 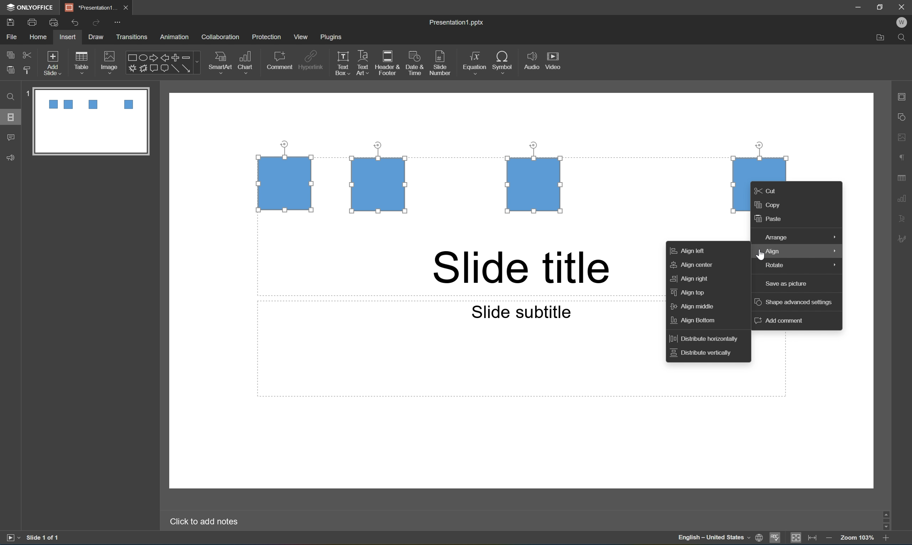 What do you see at coordinates (38, 37) in the screenshot?
I see `home` at bounding box center [38, 37].